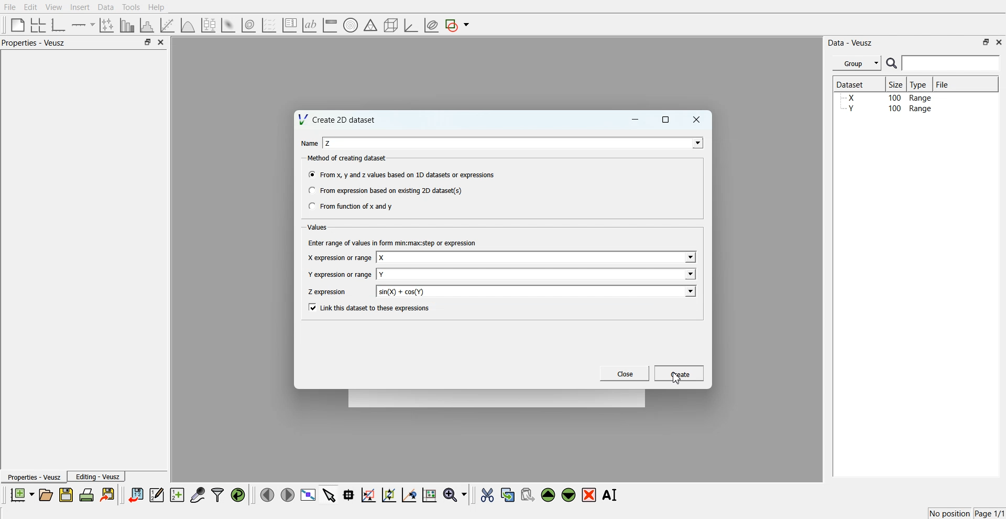 The image size is (1006, 519). What do you see at coordinates (690, 291) in the screenshot?
I see `Drop down` at bounding box center [690, 291].